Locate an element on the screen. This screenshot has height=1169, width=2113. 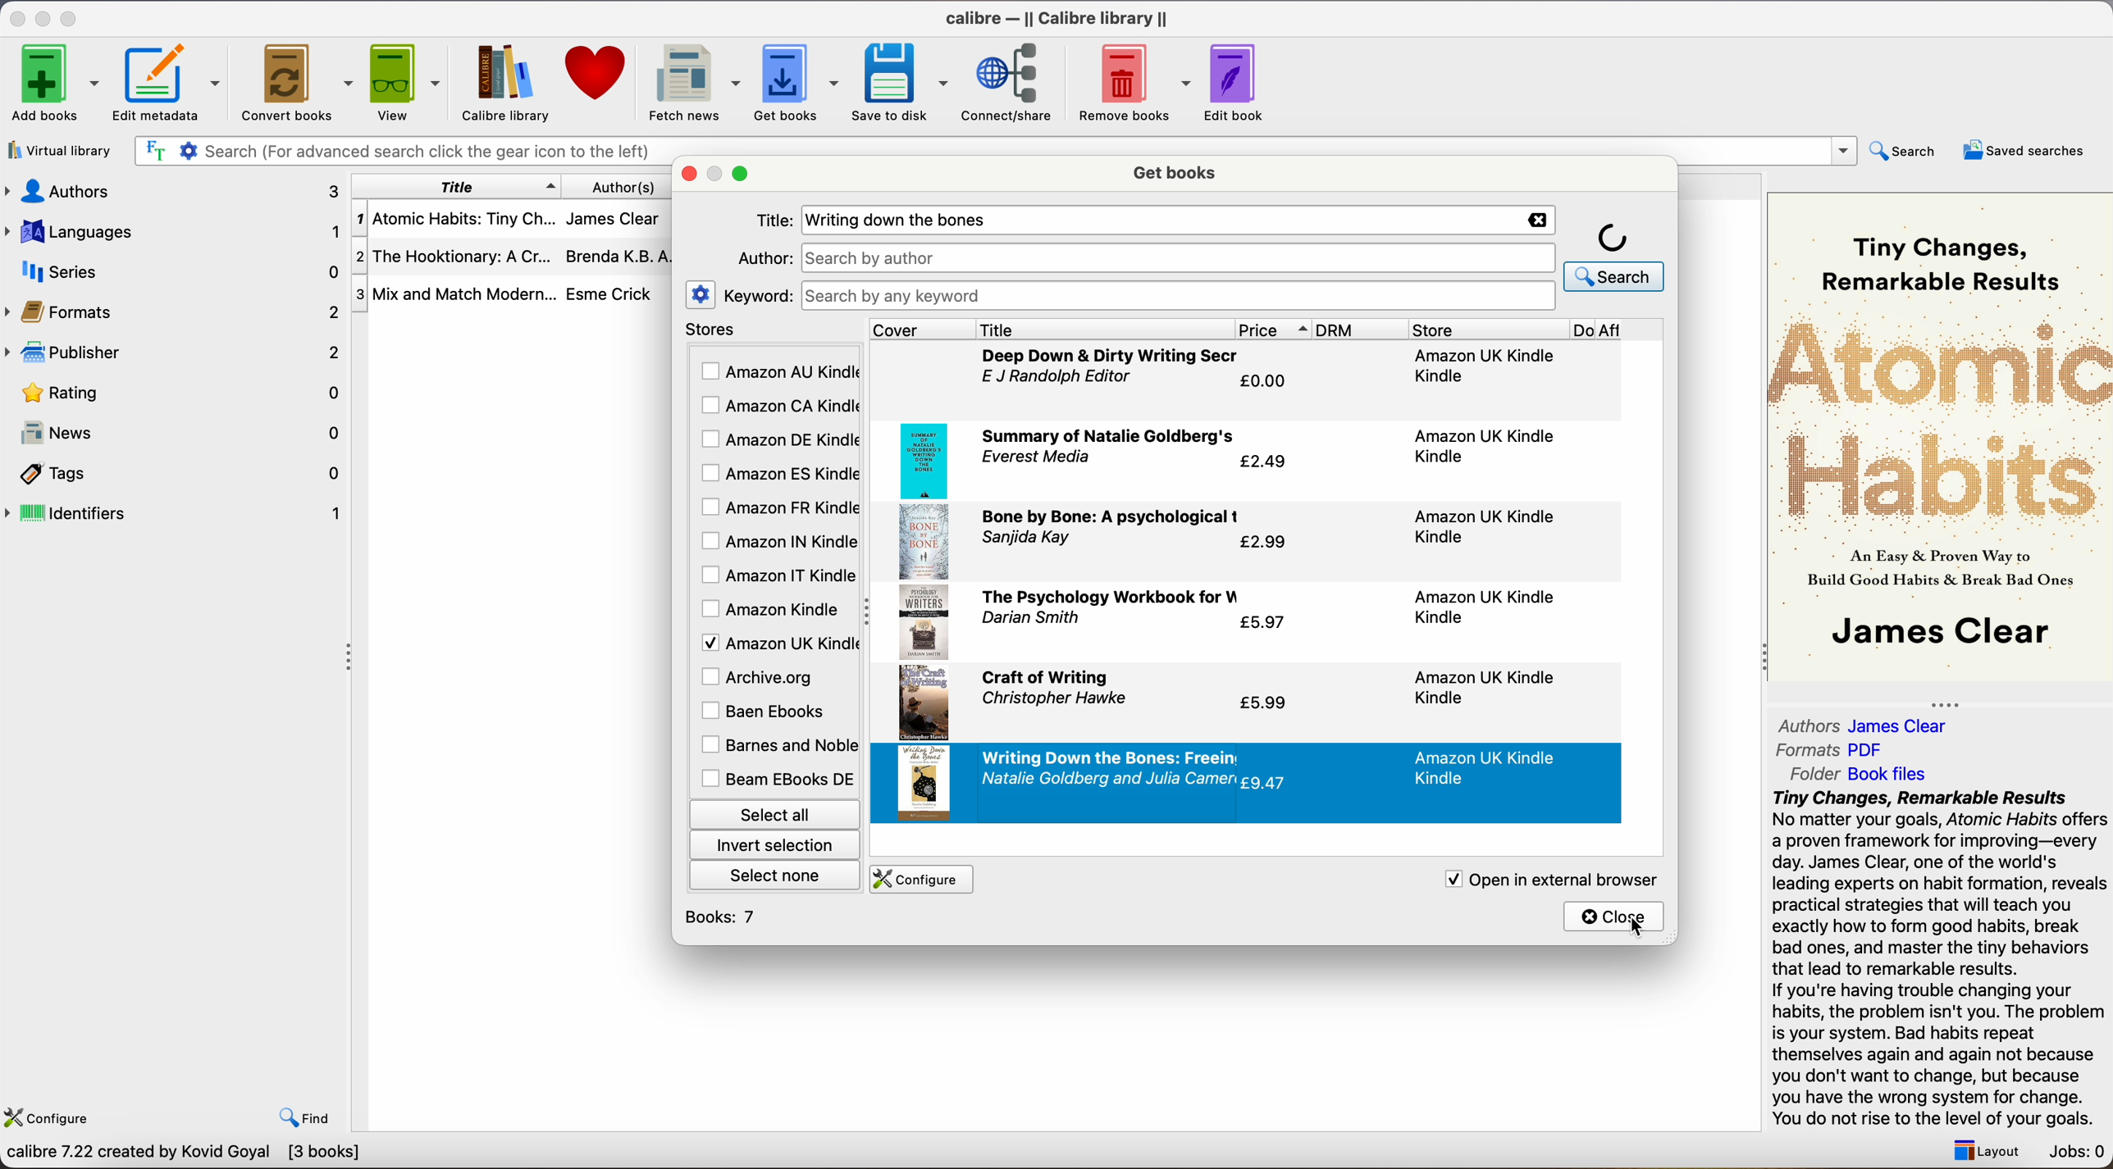
amazon DE Kindle is located at coordinates (777, 439).